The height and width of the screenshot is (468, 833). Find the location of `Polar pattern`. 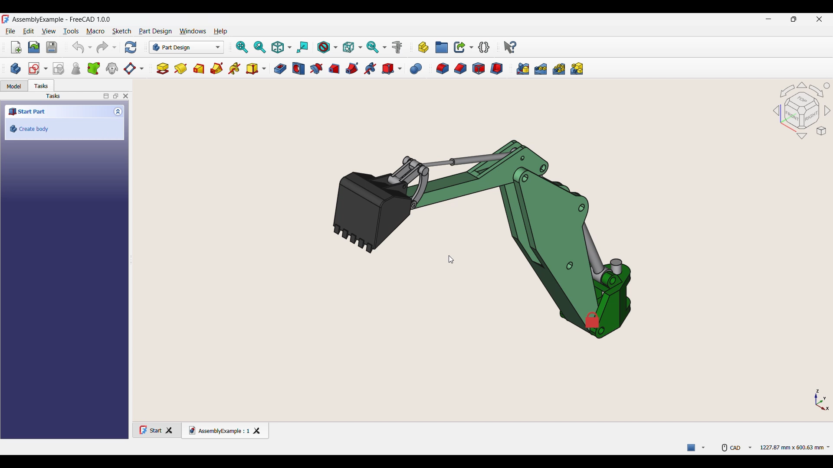

Polar pattern is located at coordinates (559, 69).